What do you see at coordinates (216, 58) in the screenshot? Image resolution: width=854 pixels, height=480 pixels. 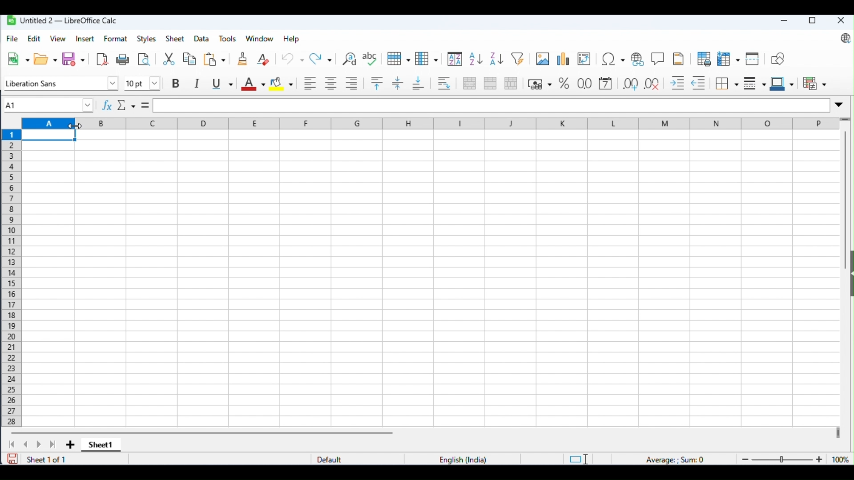 I see `paste` at bounding box center [216, 58].